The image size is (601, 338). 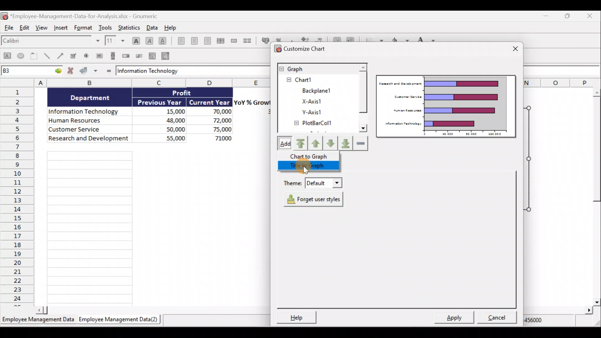 I want to click on Gnumeric logo, so click(x=4, y=16).